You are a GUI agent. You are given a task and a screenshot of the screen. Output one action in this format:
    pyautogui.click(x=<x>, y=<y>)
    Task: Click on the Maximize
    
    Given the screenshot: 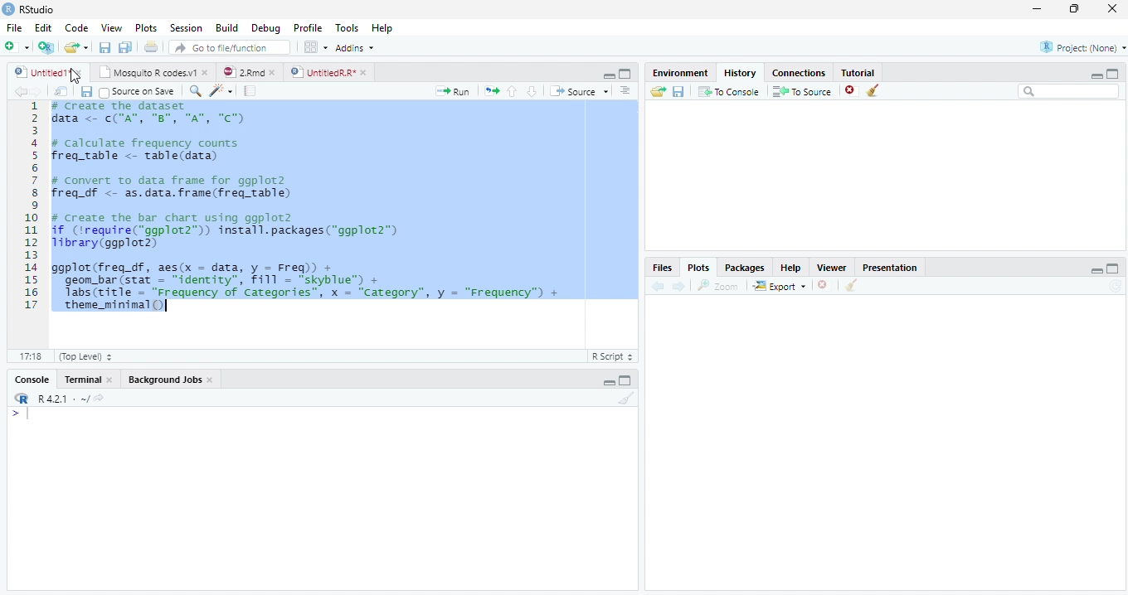 What is the action you would take?
    pyautogui.click(x=1114, y=268)
    